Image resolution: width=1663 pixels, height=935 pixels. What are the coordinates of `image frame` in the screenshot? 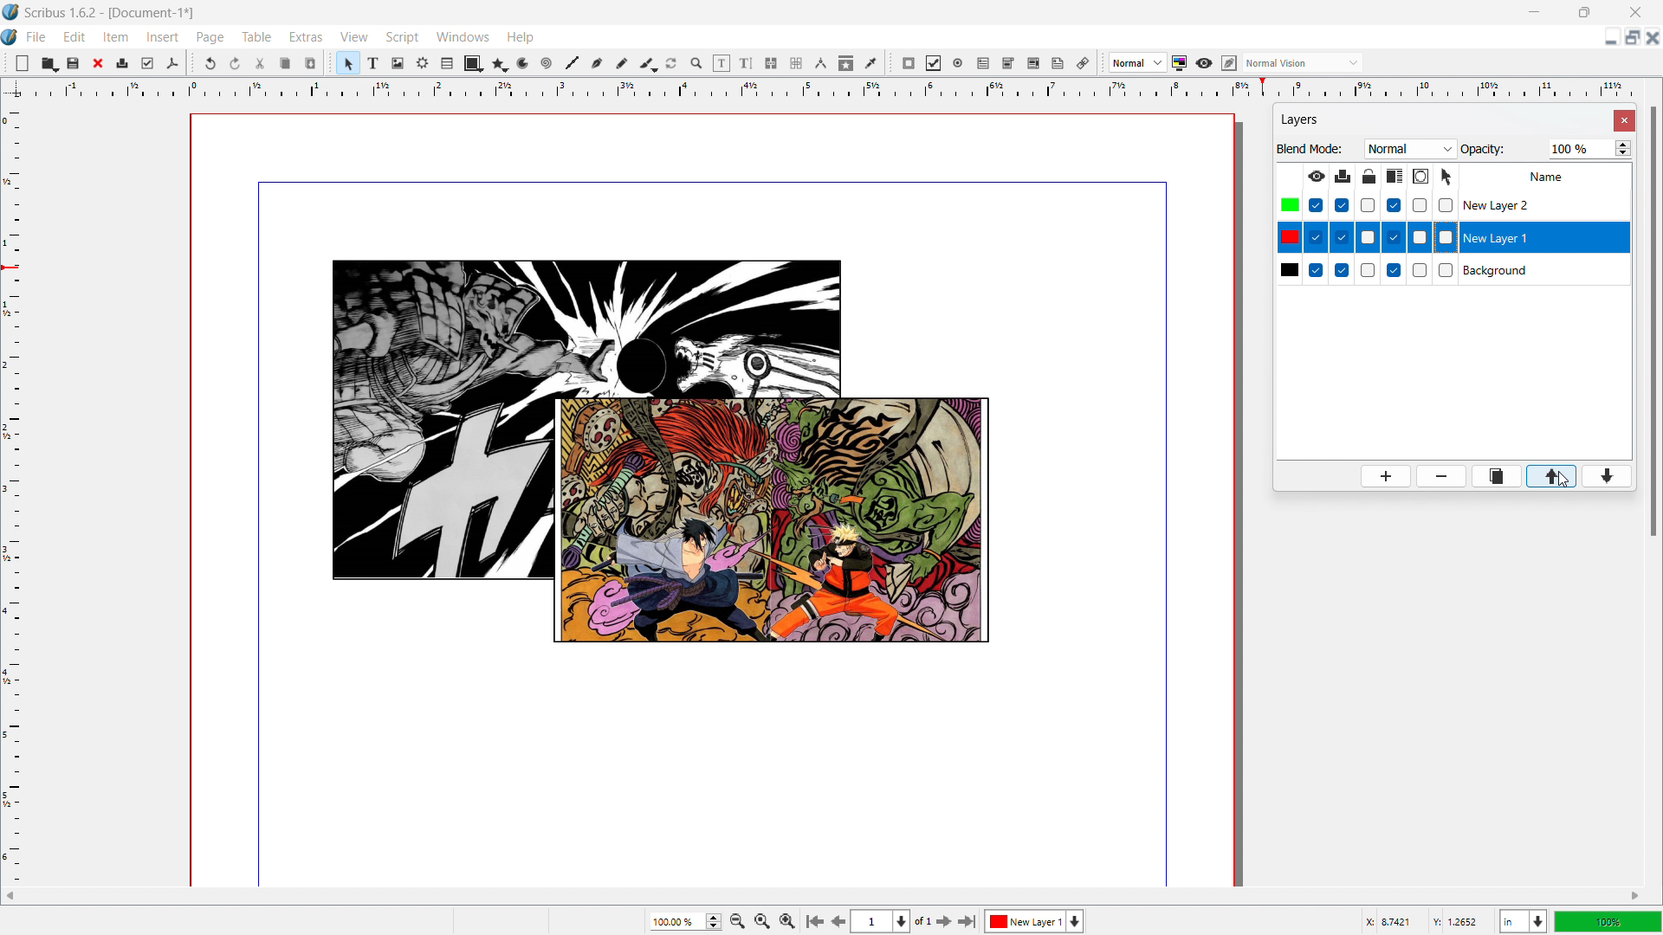 It's located at (398, 63).